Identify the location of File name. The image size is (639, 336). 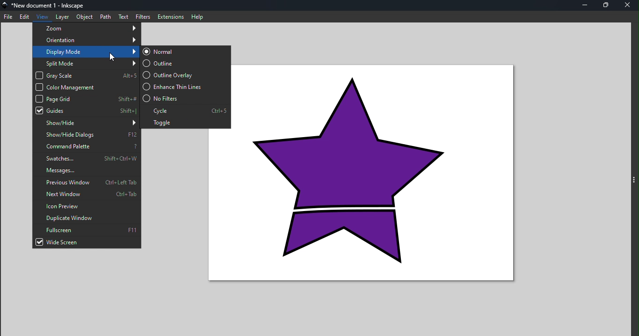
(47, 6).